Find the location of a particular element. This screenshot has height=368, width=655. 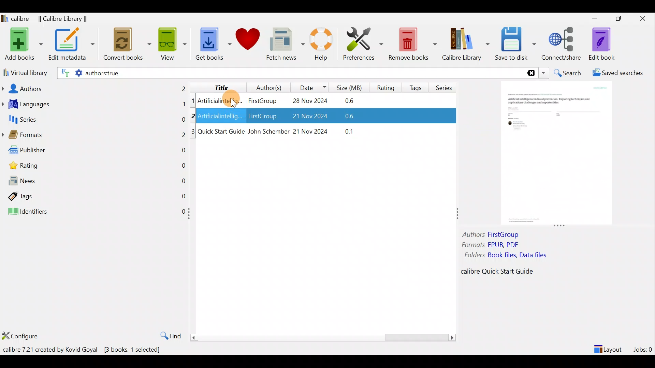

Adjust column to the right is located at coordinates (458, 214).